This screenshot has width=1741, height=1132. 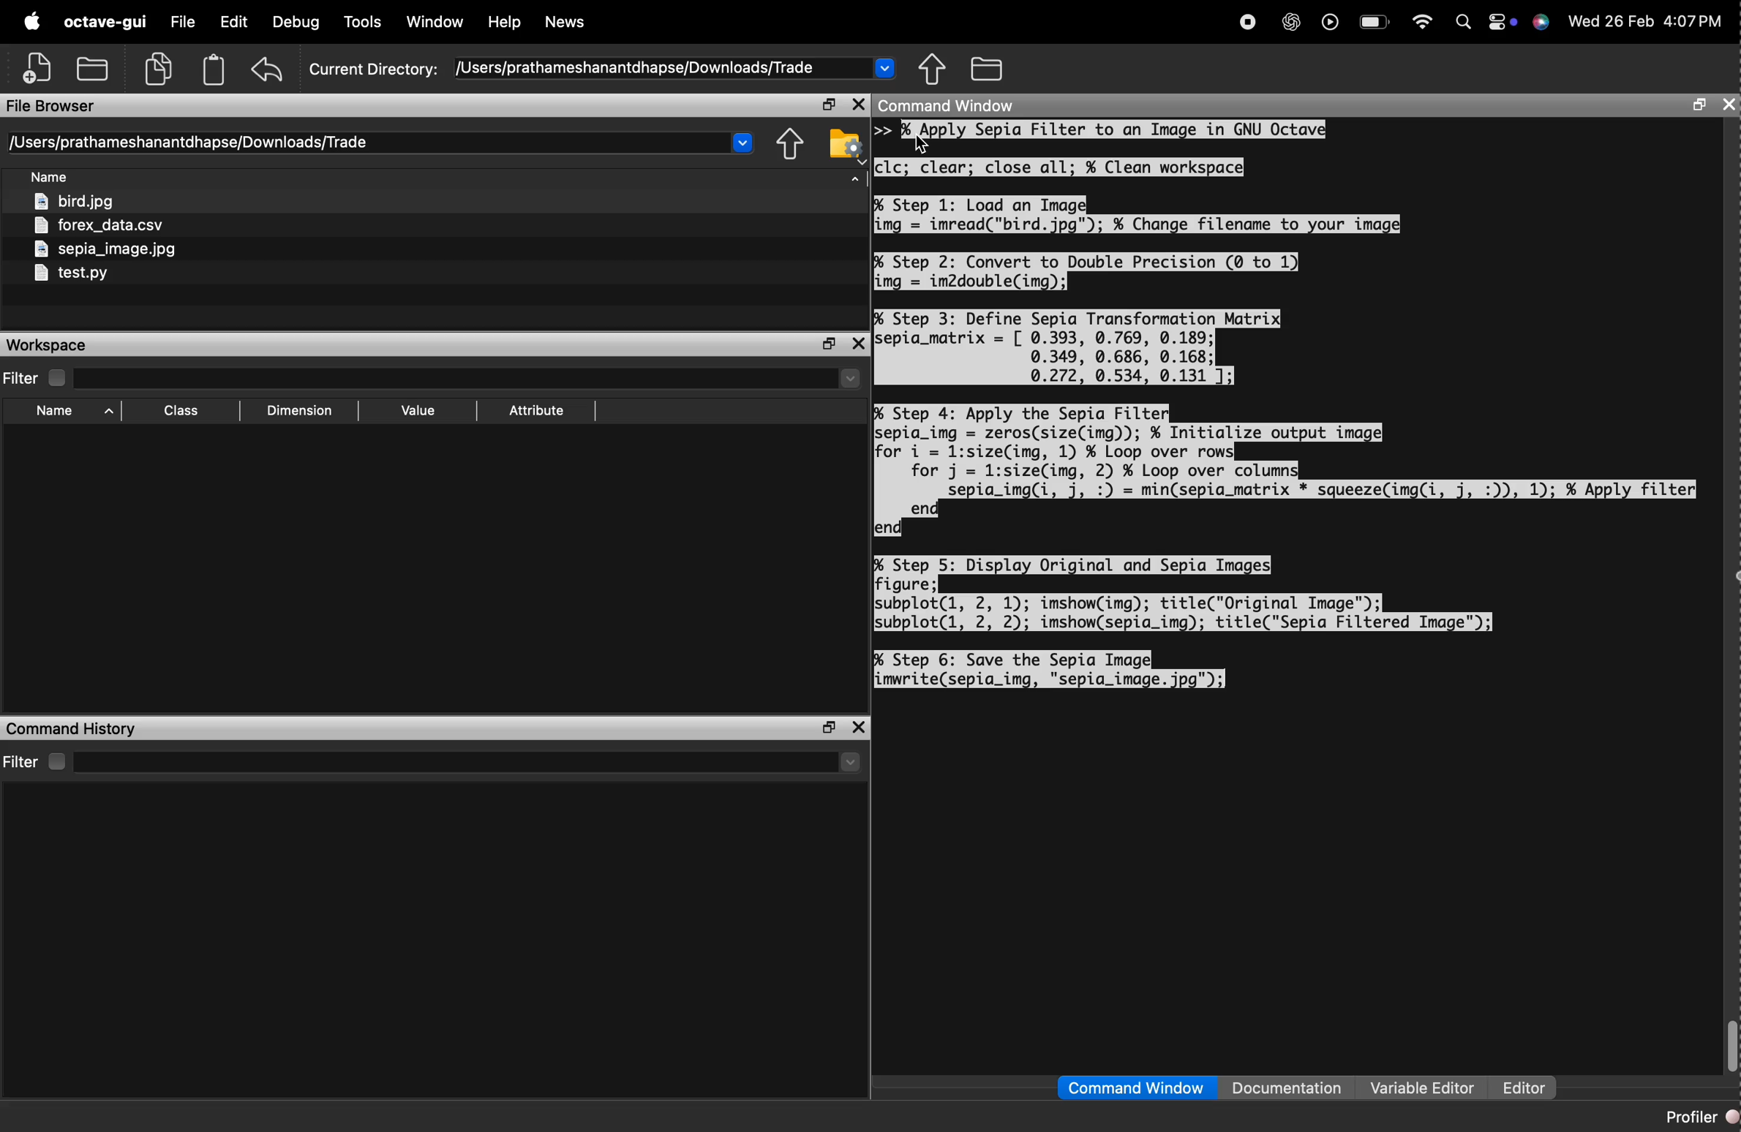 I want to click on Class, so click(x=182, y=410).